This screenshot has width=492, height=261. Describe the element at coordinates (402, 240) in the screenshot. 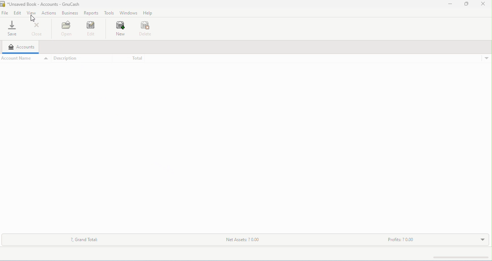

I see `profits` at that location.